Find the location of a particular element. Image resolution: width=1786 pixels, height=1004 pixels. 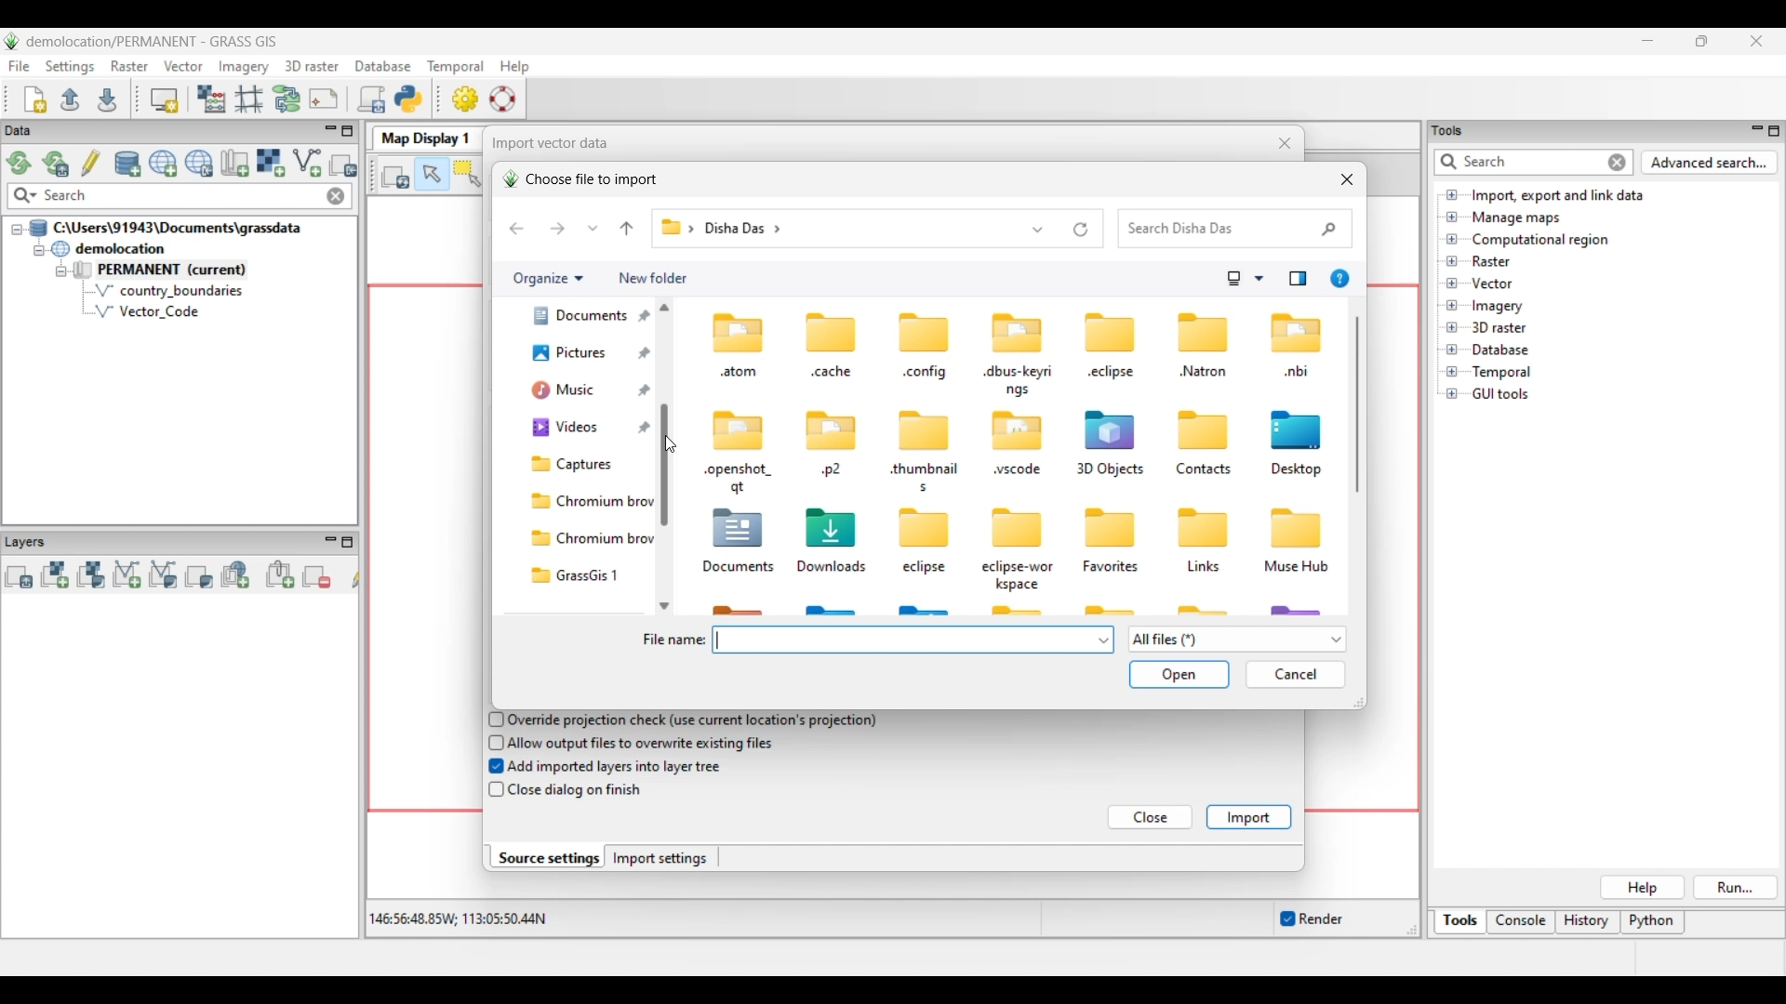

Click to open files under Import, export and link data is located at coordinates (1452, 194).